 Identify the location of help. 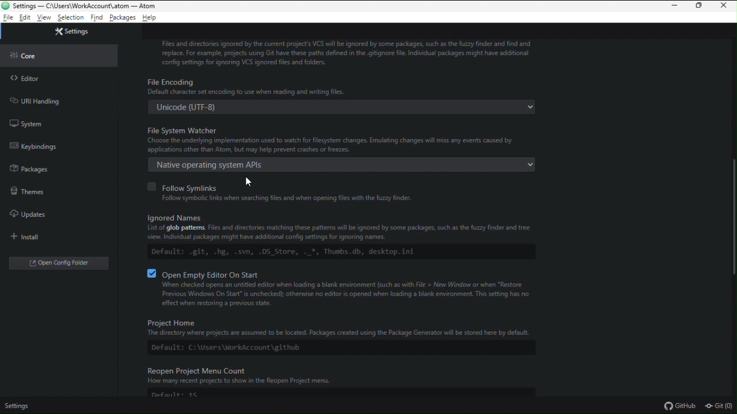
(151, 18).